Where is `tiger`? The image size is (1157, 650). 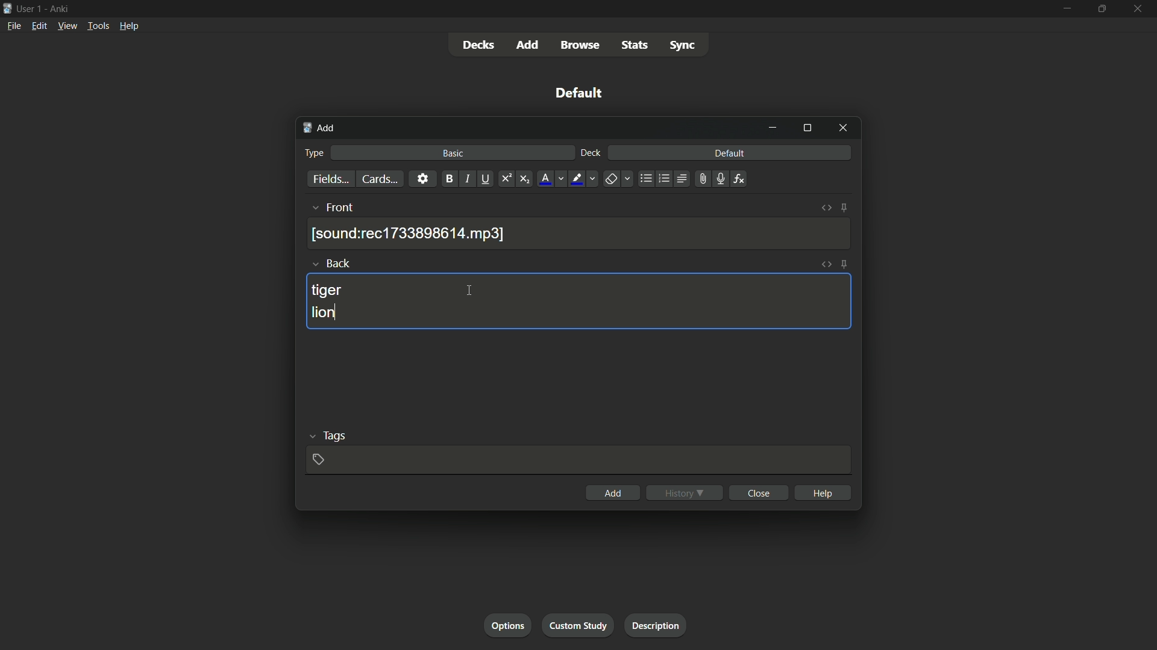 tiger is located at coordinates (328, 290).